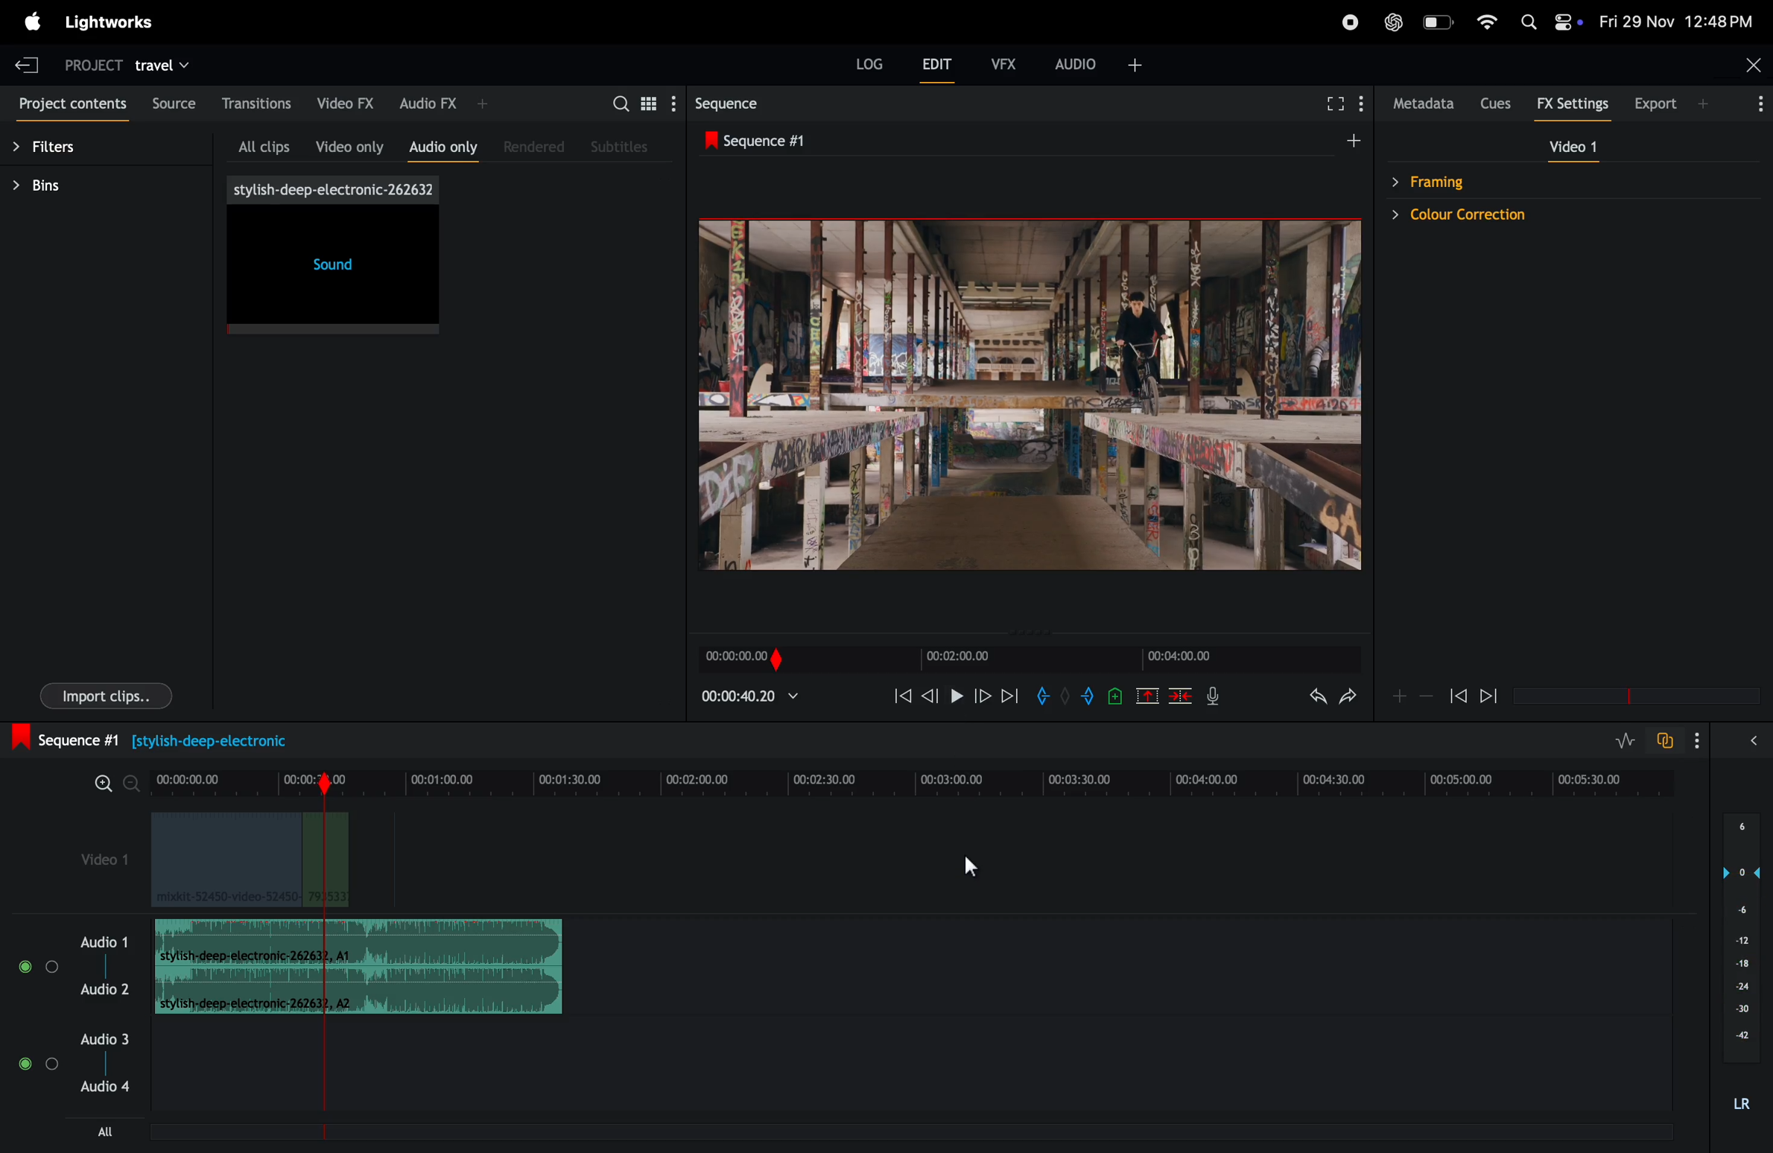  What do you see at coordinates (264, 143) in the screenshot?
I see `all clips` at bounding box center [264, 143].